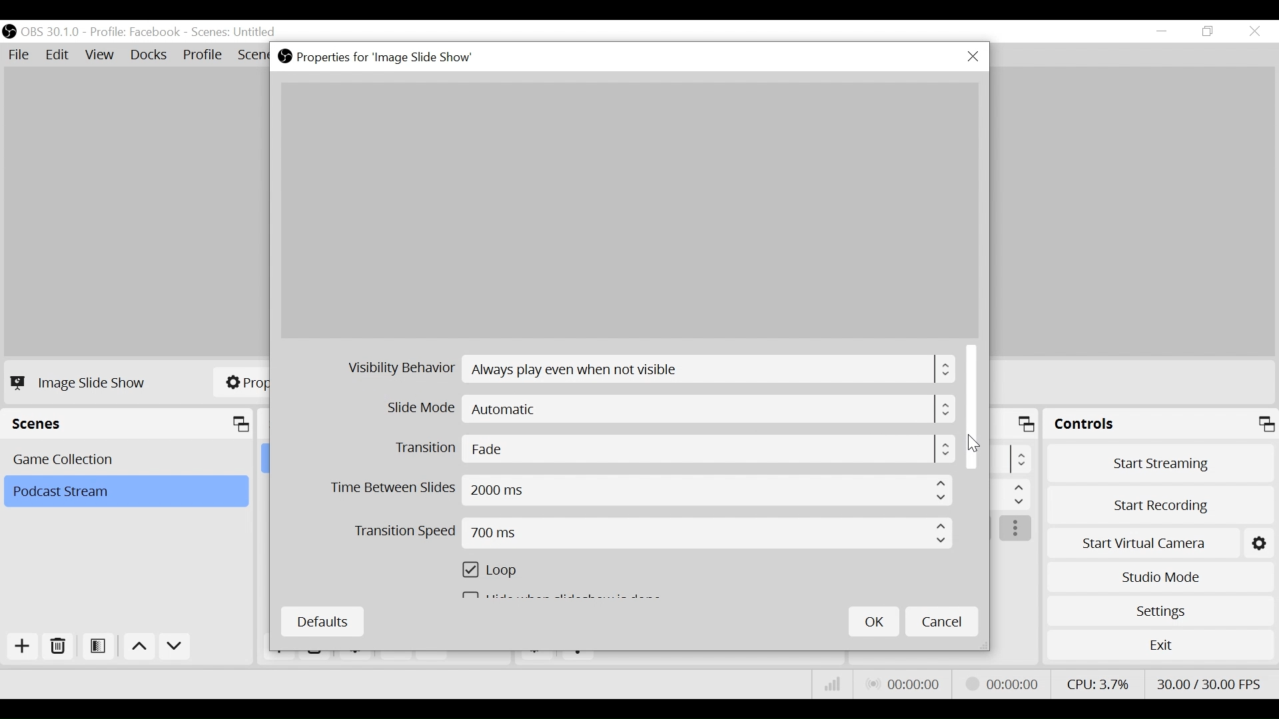 The image size is (1279, 719). I want to click on Profile, so click(135, 32).